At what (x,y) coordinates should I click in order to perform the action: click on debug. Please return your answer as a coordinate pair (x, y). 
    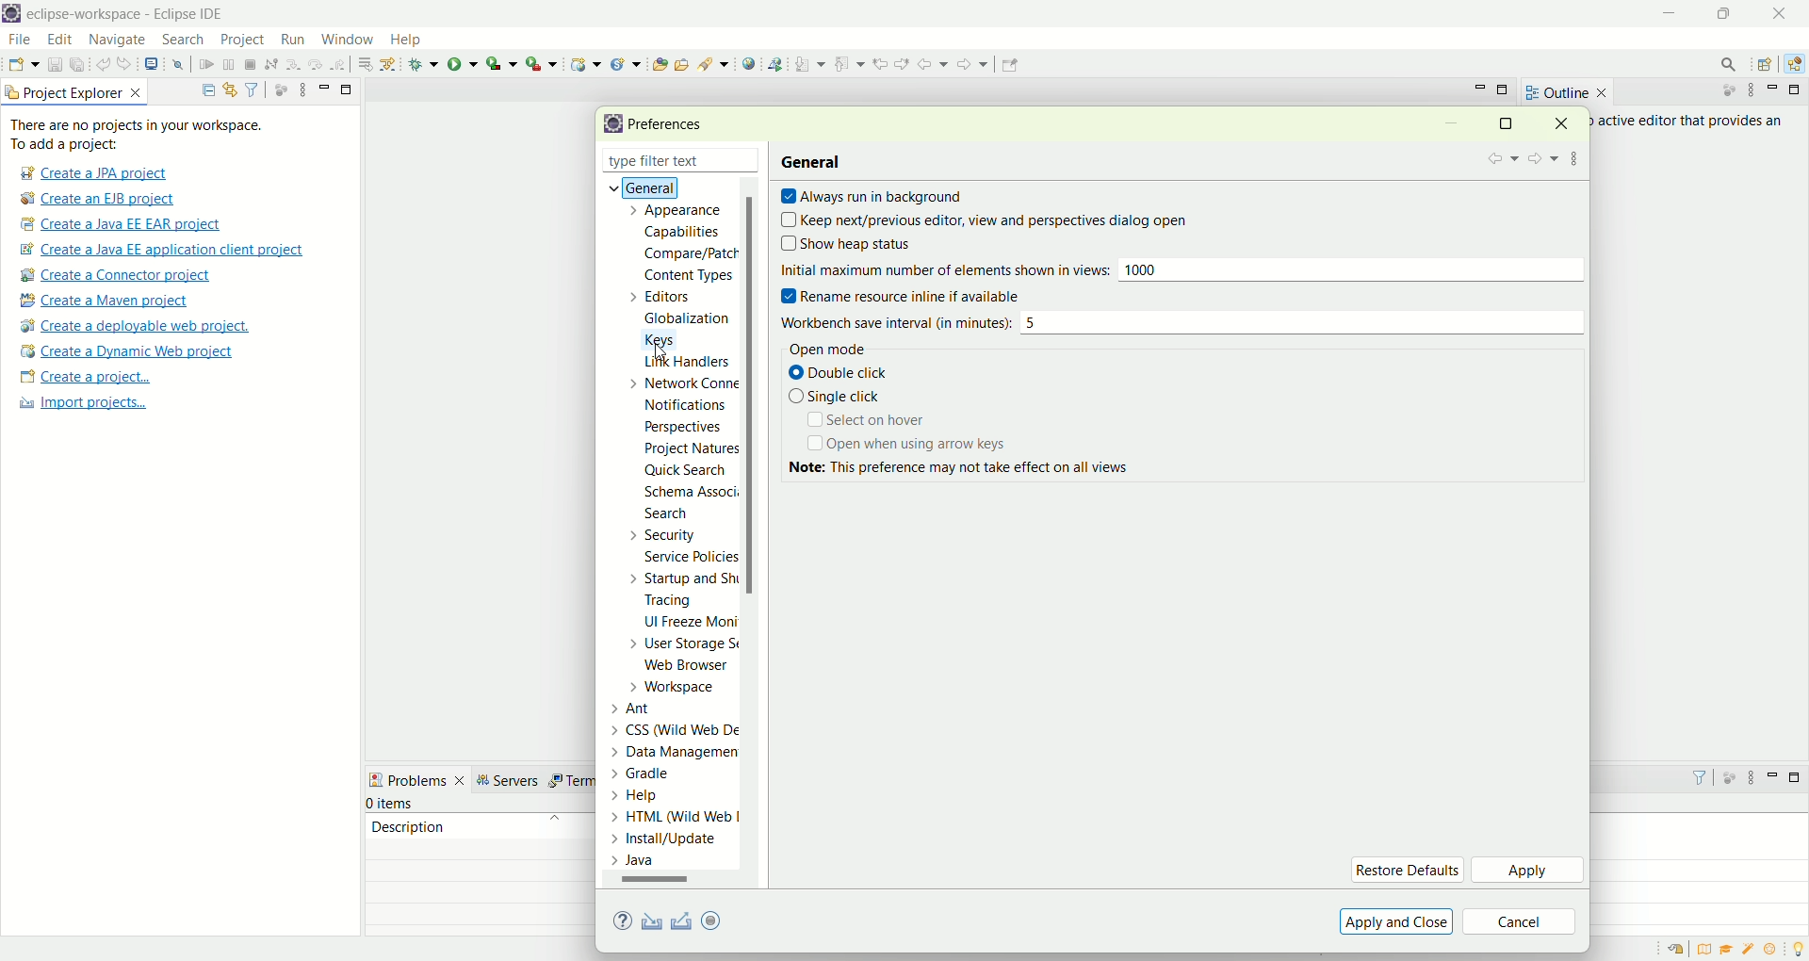
    Looking at the image, I should click on (424, 64).